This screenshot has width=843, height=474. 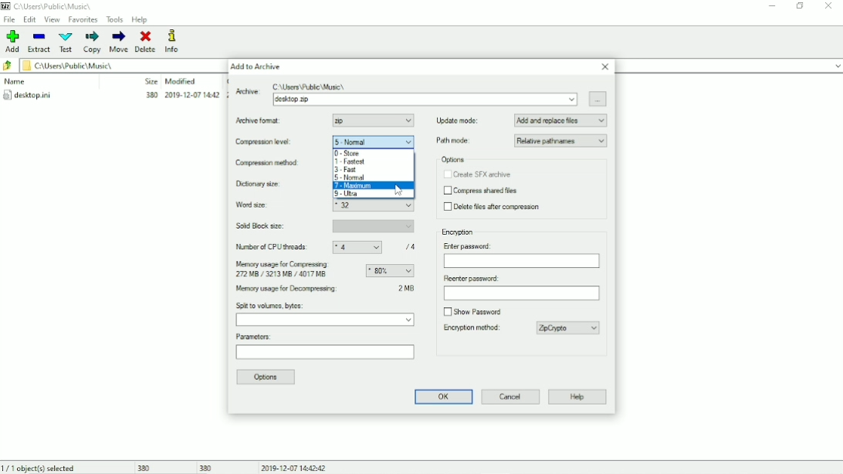 I want to click on Create SFX archive, so click(x=477, y=174).